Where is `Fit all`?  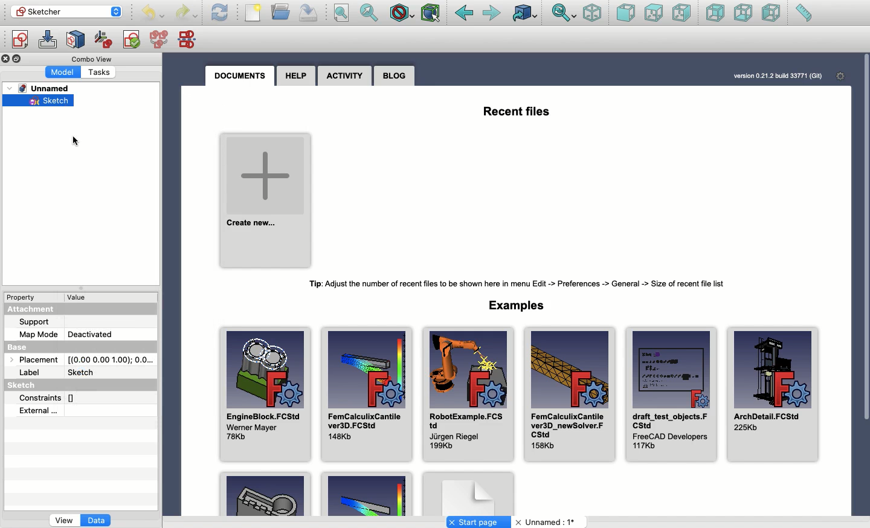 Fit all is located at coordinates (341, 13).